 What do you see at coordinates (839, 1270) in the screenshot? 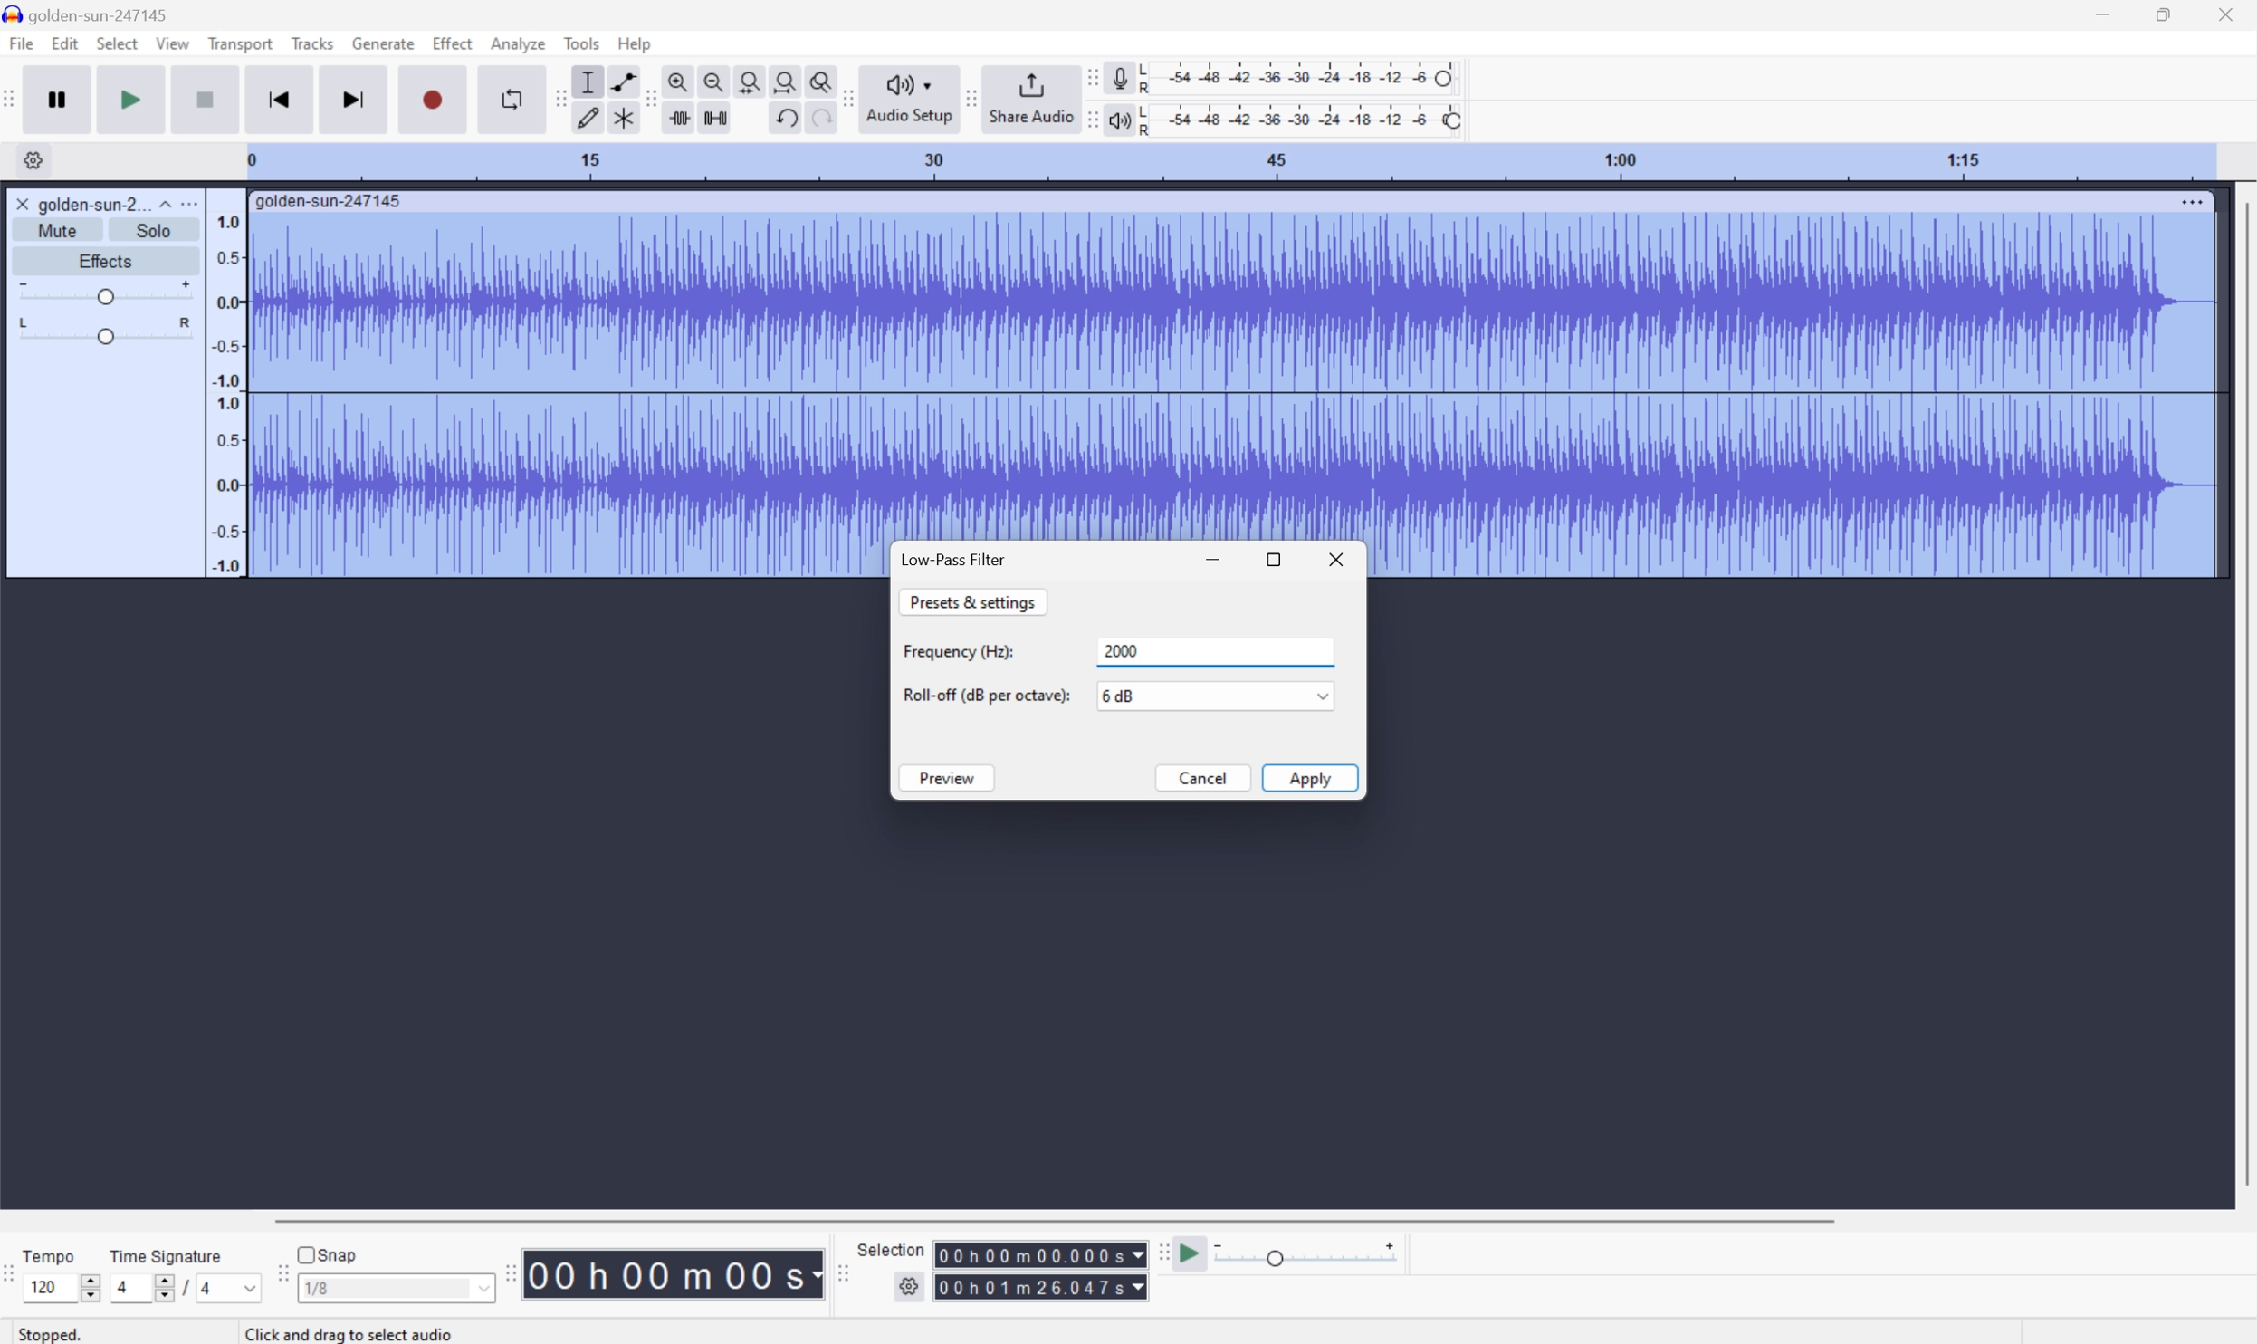
I see `Audacity selection toolbar` at bounding box center [839, 1270].